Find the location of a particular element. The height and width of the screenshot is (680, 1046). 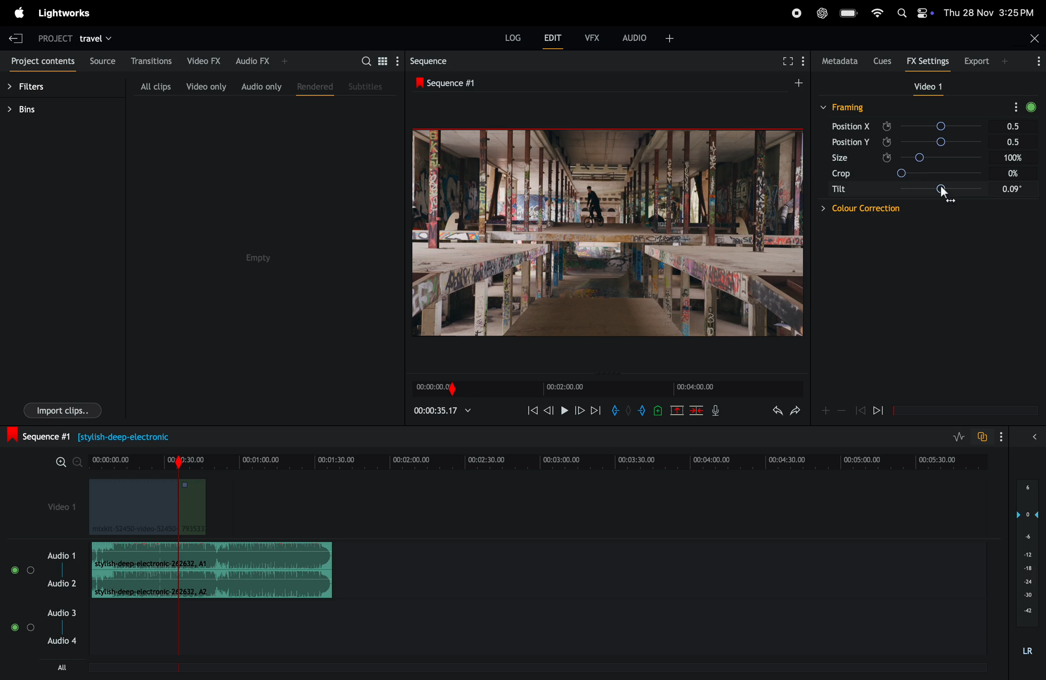

log is located at coordinates (513, 36).